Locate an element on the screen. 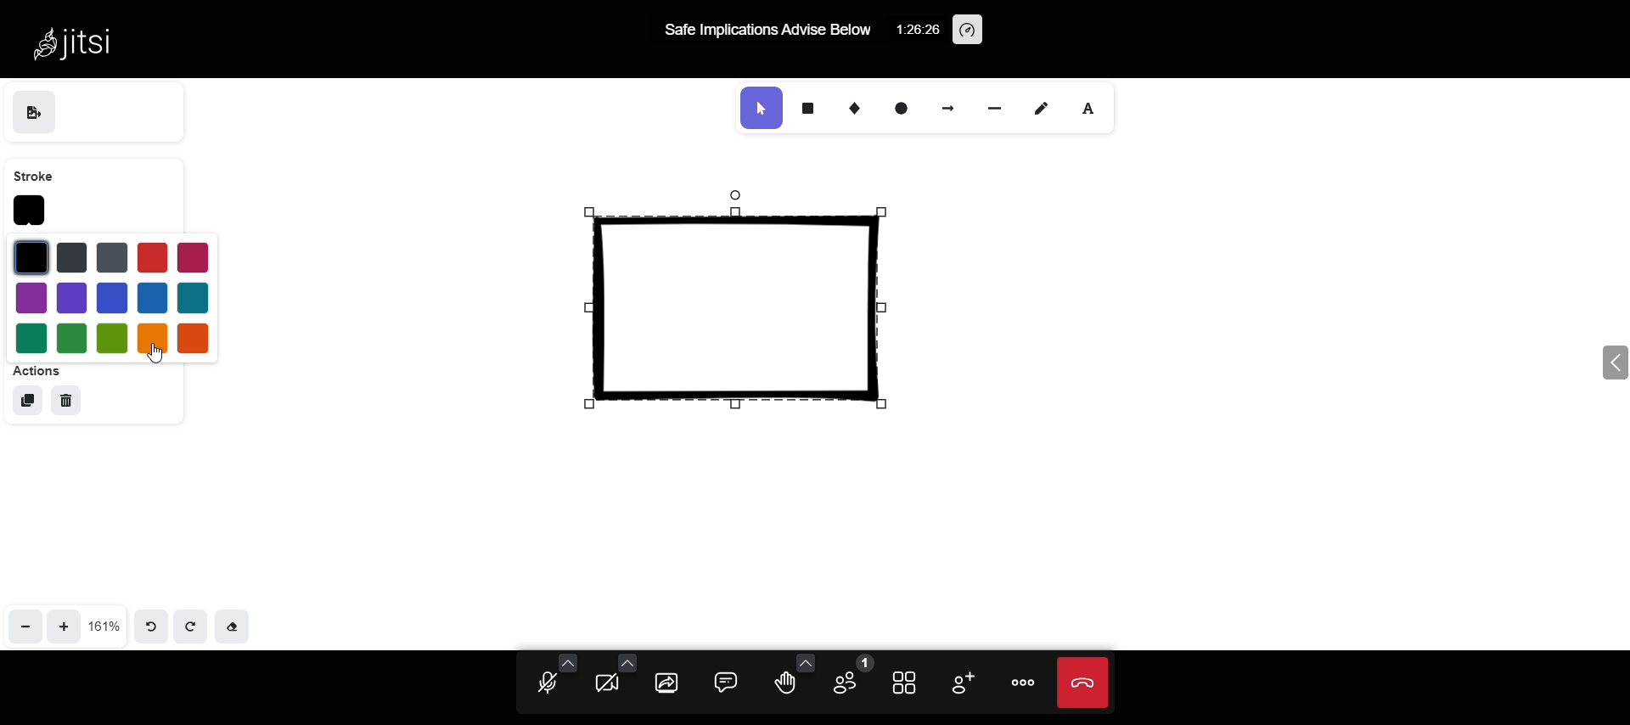 Image resolution: width=1630 pixels, height=725 pixels. invite participants is located at coordinates (961, 685).